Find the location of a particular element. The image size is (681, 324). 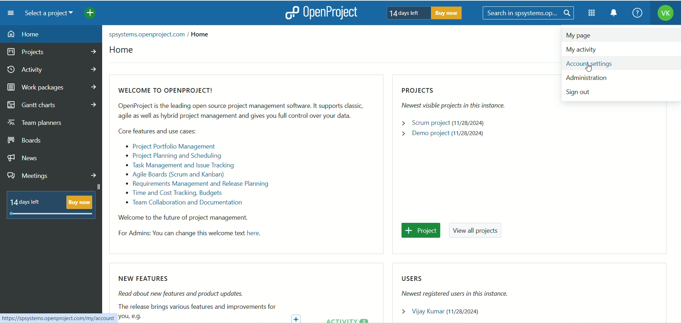

my activity is located at coordinates (587, 50).